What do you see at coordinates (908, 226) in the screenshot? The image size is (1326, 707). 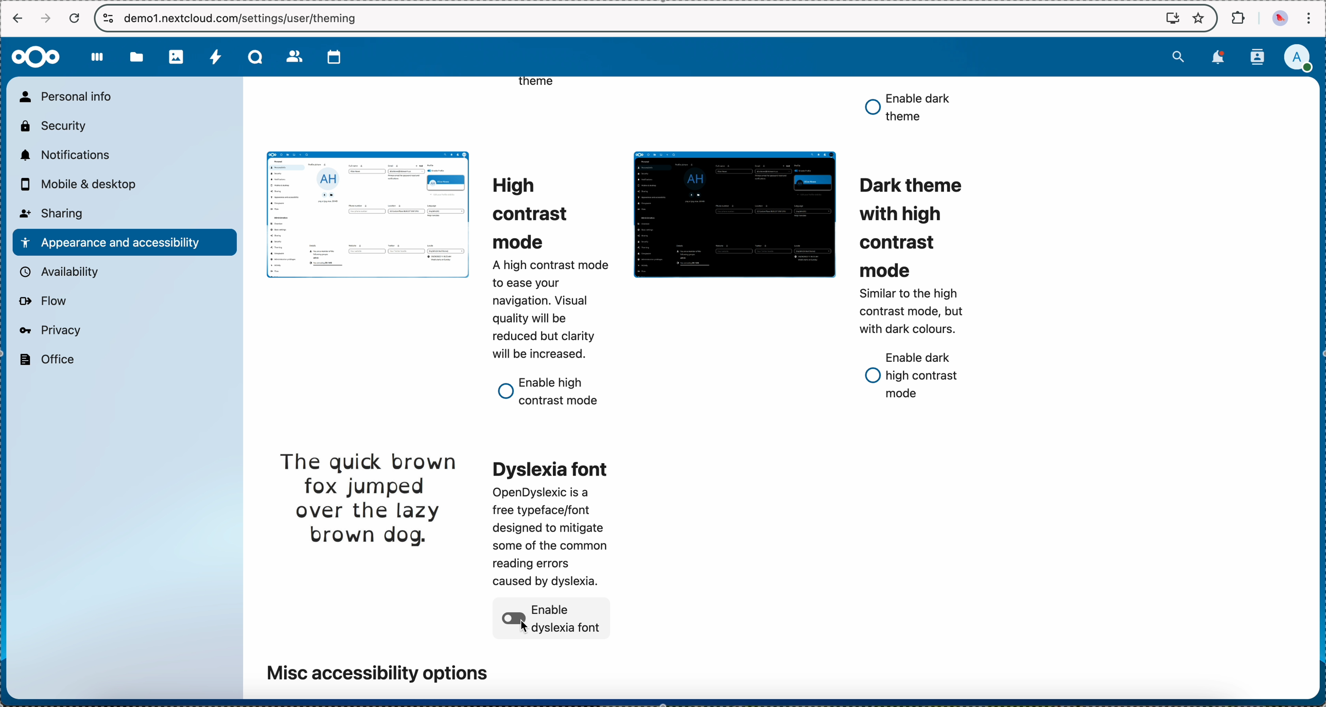 I see `dark theme` at bounding box center [908, 226].